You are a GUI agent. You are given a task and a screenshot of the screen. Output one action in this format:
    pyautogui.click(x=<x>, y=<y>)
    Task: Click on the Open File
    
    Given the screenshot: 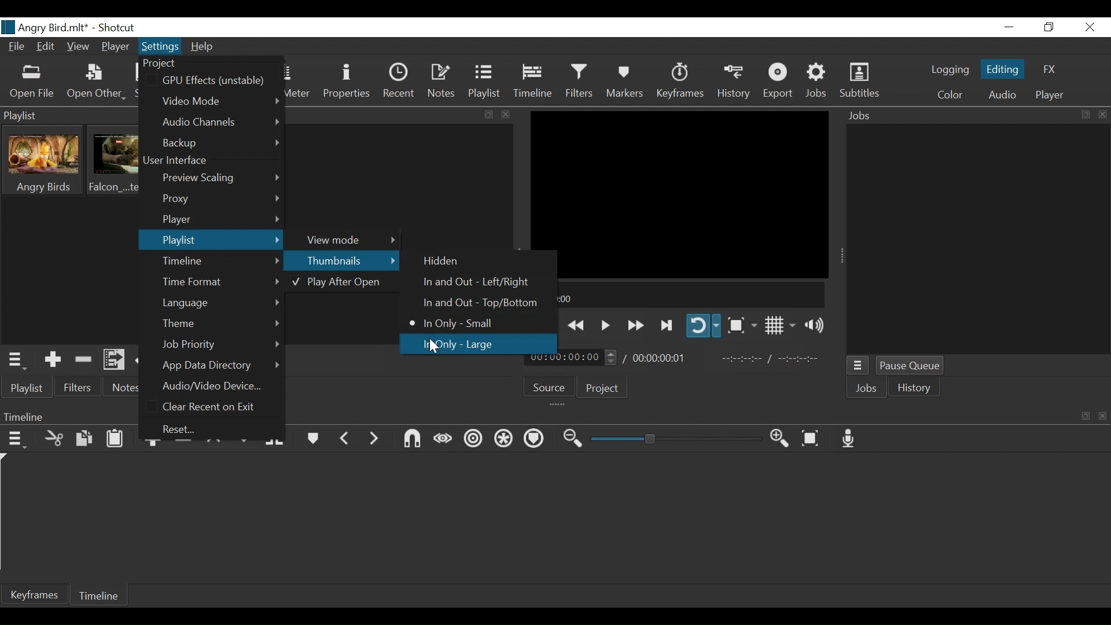 What is the action you would take?
    pyautogui.click(x=33, y=83)
    